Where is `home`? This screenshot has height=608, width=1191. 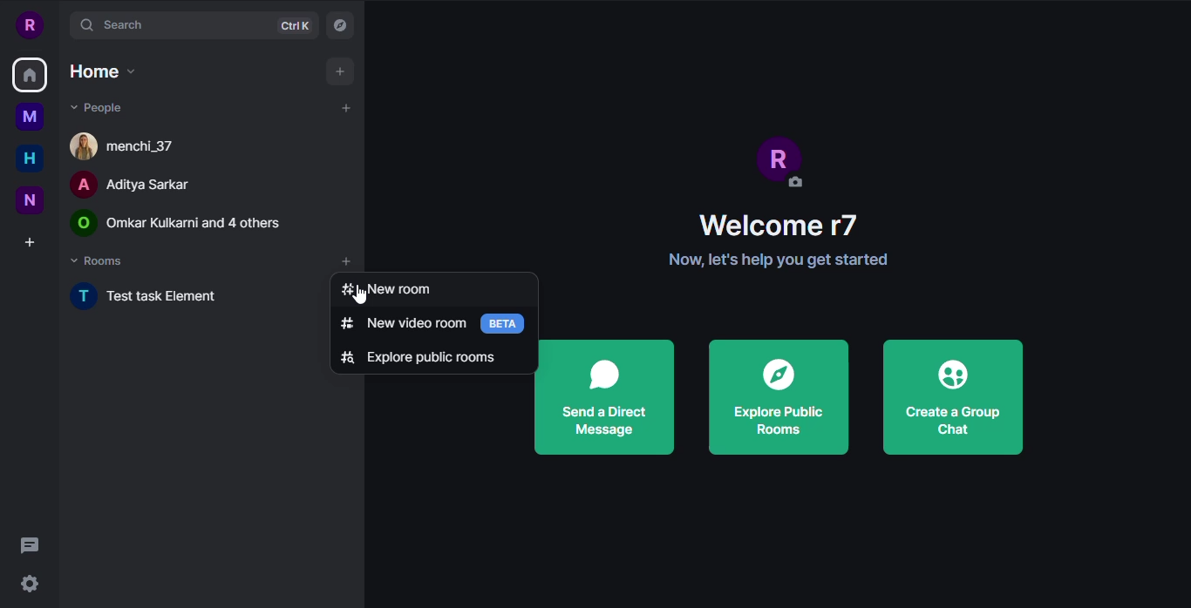 home is located at coordinates (30, 158).